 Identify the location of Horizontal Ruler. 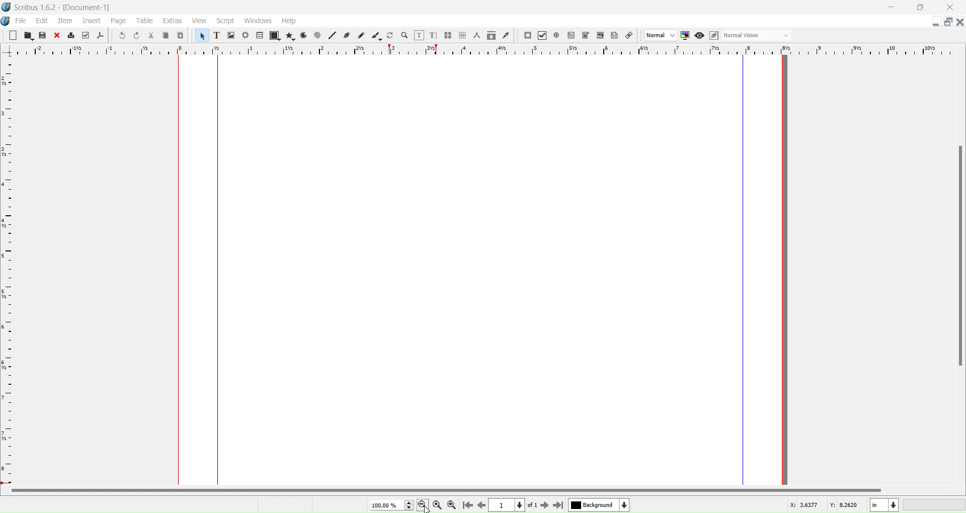
(482, 51).